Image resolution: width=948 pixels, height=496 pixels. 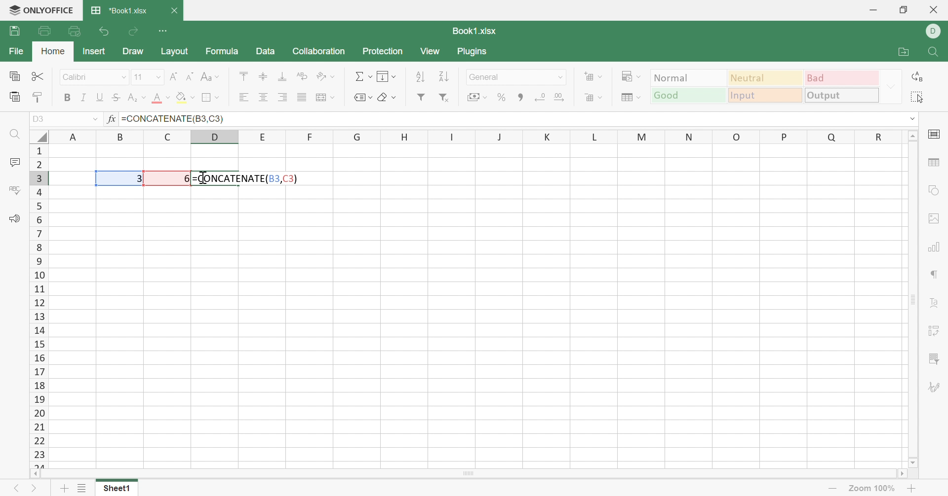 What do you see at coordinates (468, 474) in the screenshot?
I see `Scroll bar` at bounding box center [468, 474].